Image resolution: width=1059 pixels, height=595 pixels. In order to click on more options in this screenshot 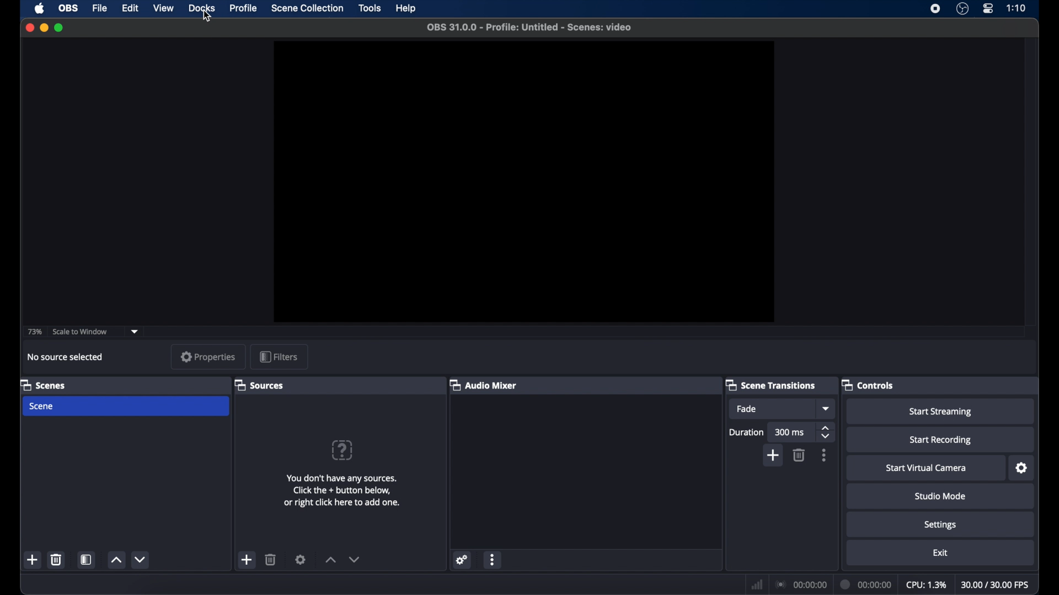, I will do `click(493, 559)`.